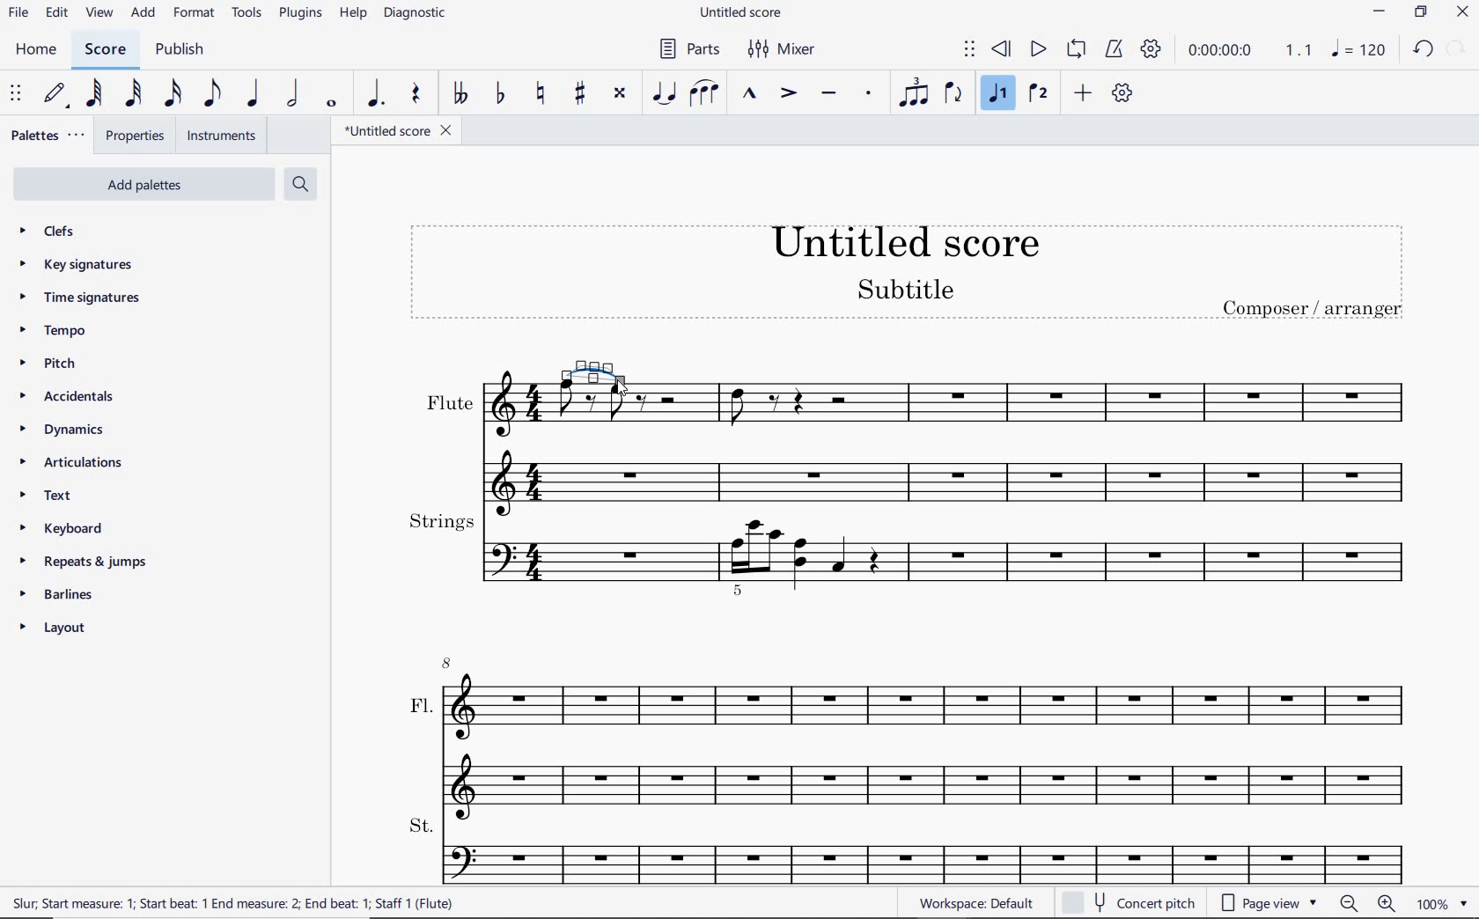 This screenshot has height=919, width=1479. What do you see at coordinates (302, 184) in the screenshot?
I see `search palettes` at bounding box center [302, 184].